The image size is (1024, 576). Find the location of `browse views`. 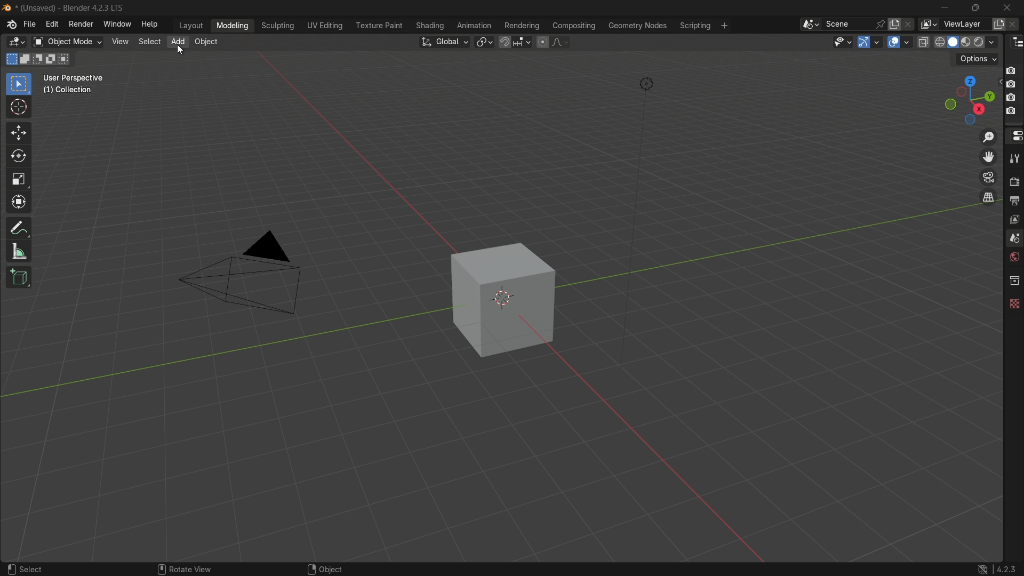

browse views is located at coordinates (929, 26).